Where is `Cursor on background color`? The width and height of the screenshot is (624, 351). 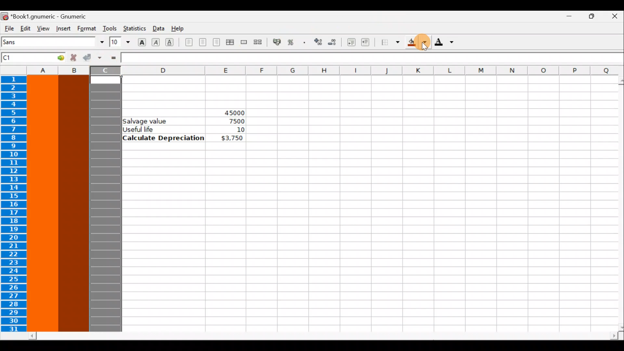 Cursor on background color is located at coordinates (421, 41).